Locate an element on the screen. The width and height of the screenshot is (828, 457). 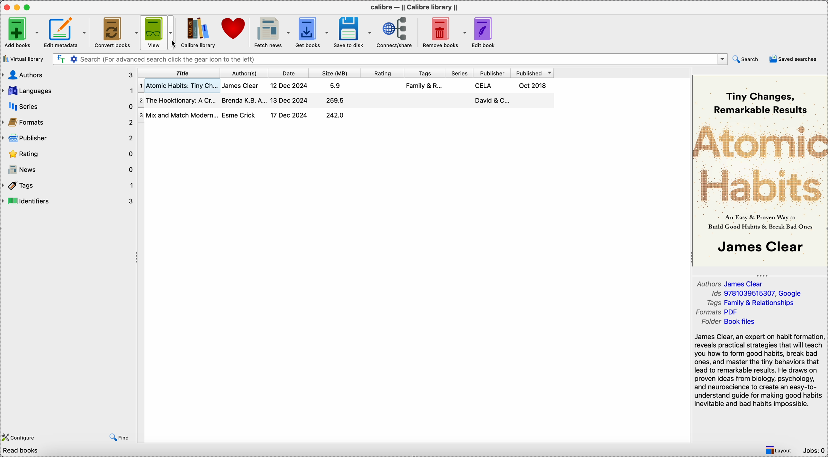
close program is located at coordinates (6, 6).